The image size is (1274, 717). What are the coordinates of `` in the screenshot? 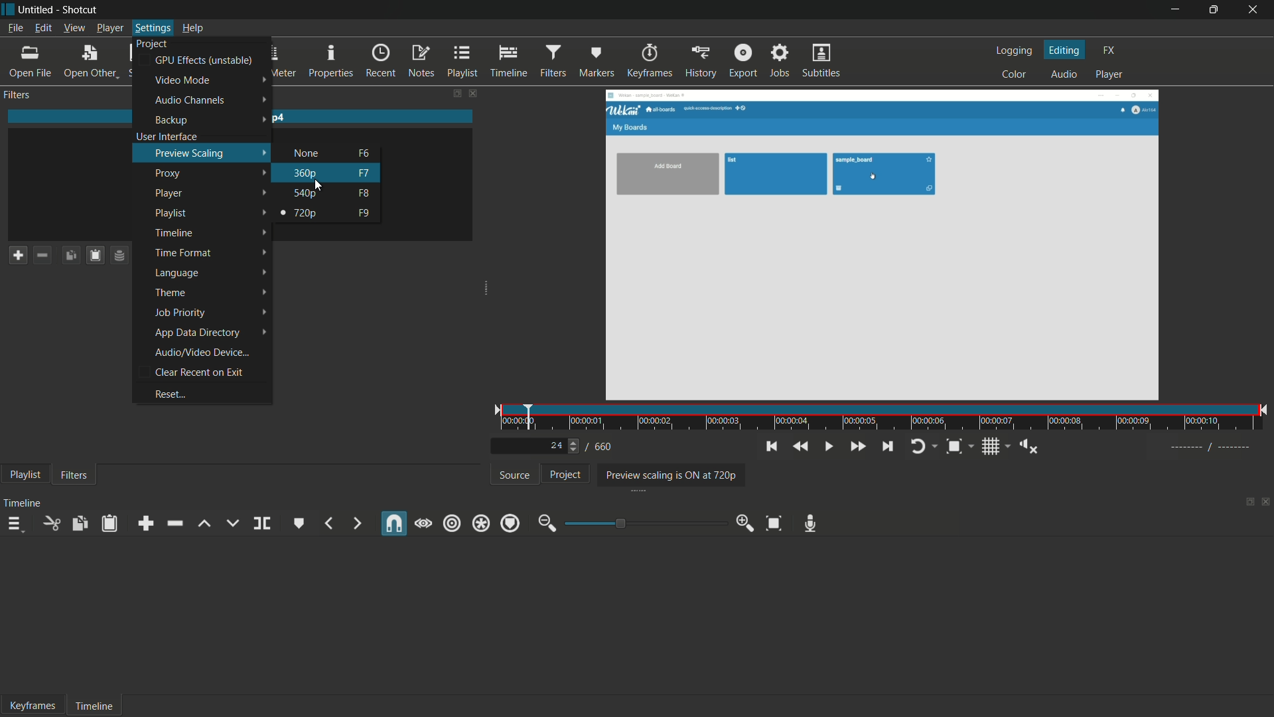 It's located at (1030, 449).